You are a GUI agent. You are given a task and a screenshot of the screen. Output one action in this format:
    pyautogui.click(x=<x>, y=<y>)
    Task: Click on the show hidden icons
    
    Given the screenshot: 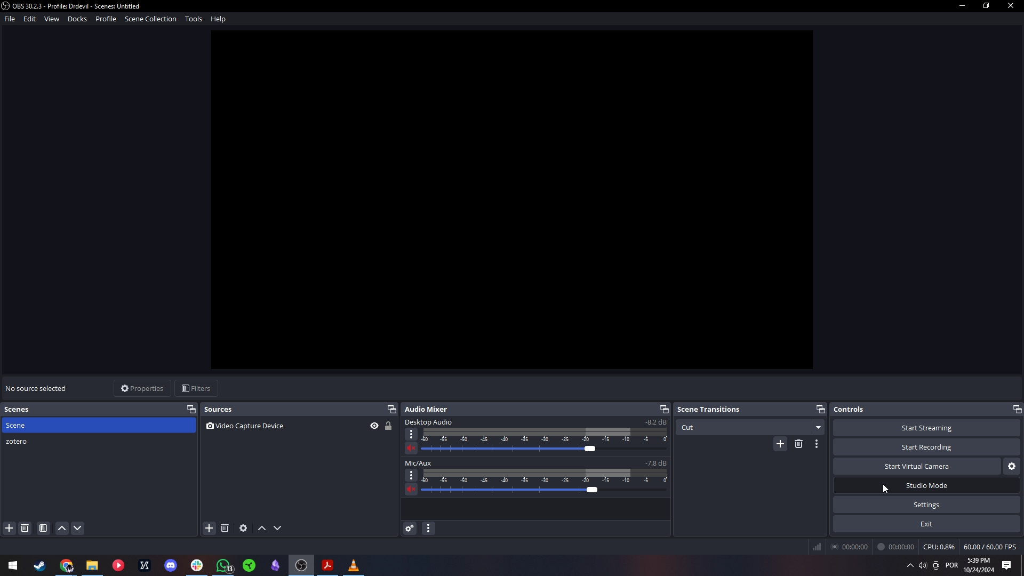 What is the action you would take?
    pyautogui.click(x=906, y=567)
    